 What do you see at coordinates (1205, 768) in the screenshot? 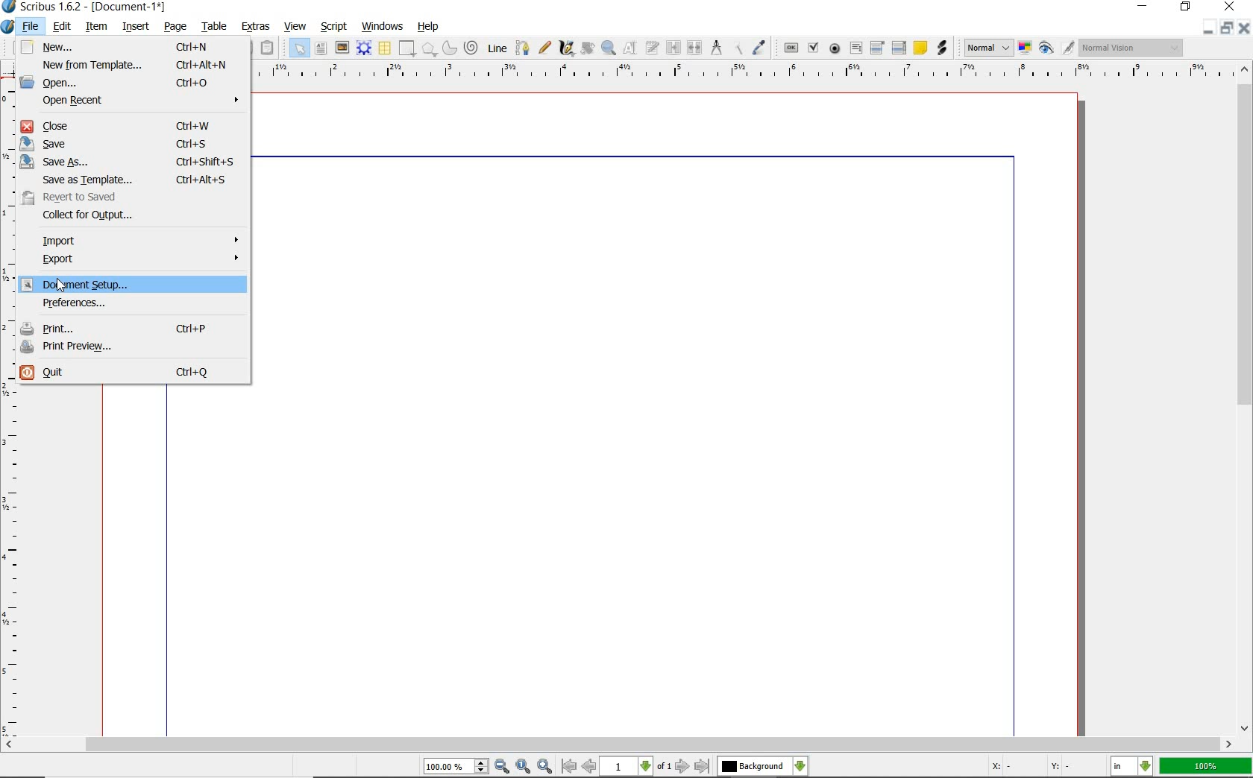
I see `zoom factor` at bounding box center [1205, 768].